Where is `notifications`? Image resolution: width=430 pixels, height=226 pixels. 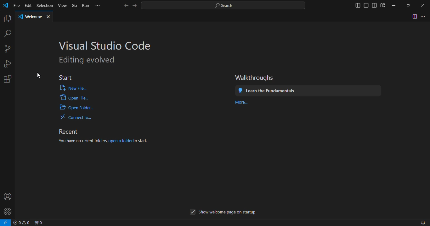 notifications is located at coordinates (422, 222).